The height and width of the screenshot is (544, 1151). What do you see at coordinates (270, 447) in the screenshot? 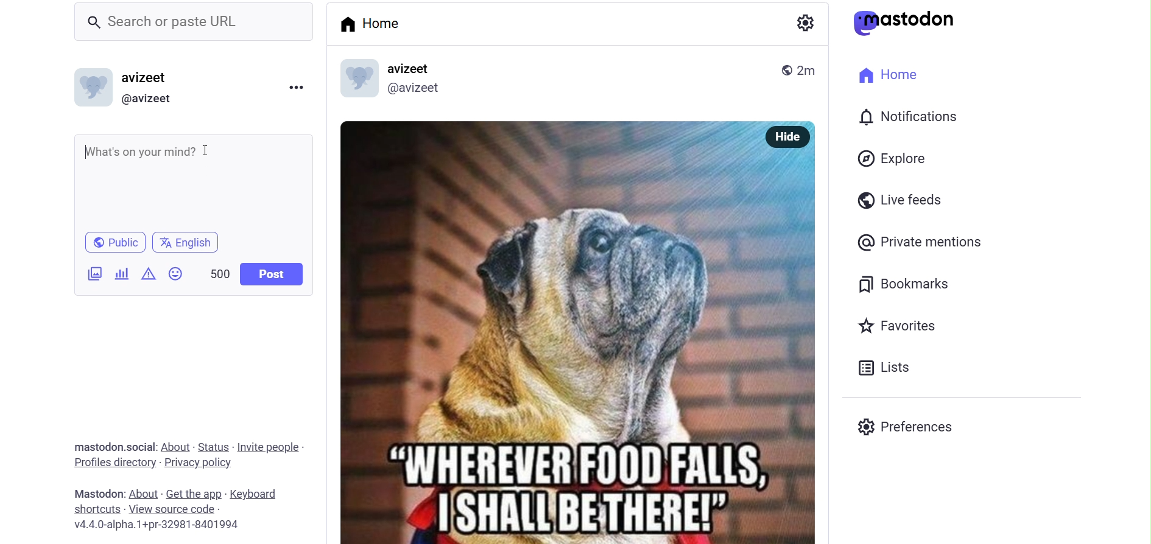
I see `invite people` at bounding box center [270, 447].